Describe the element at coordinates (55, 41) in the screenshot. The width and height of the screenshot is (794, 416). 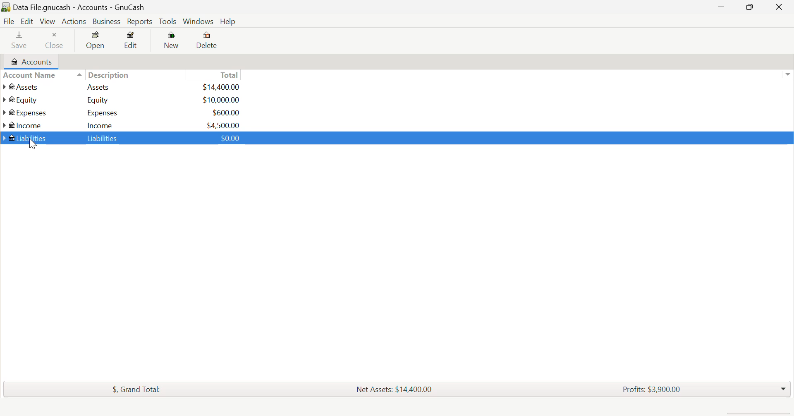
I see `Close` at that location.